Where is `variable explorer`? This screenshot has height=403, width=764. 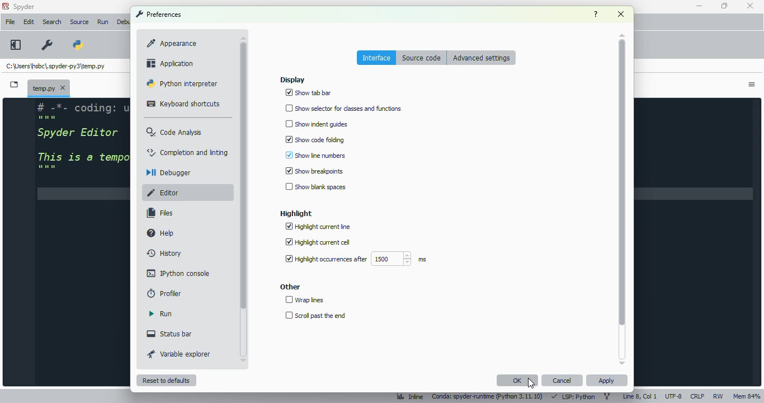 variable explorer is located at coordinates (179, 354).